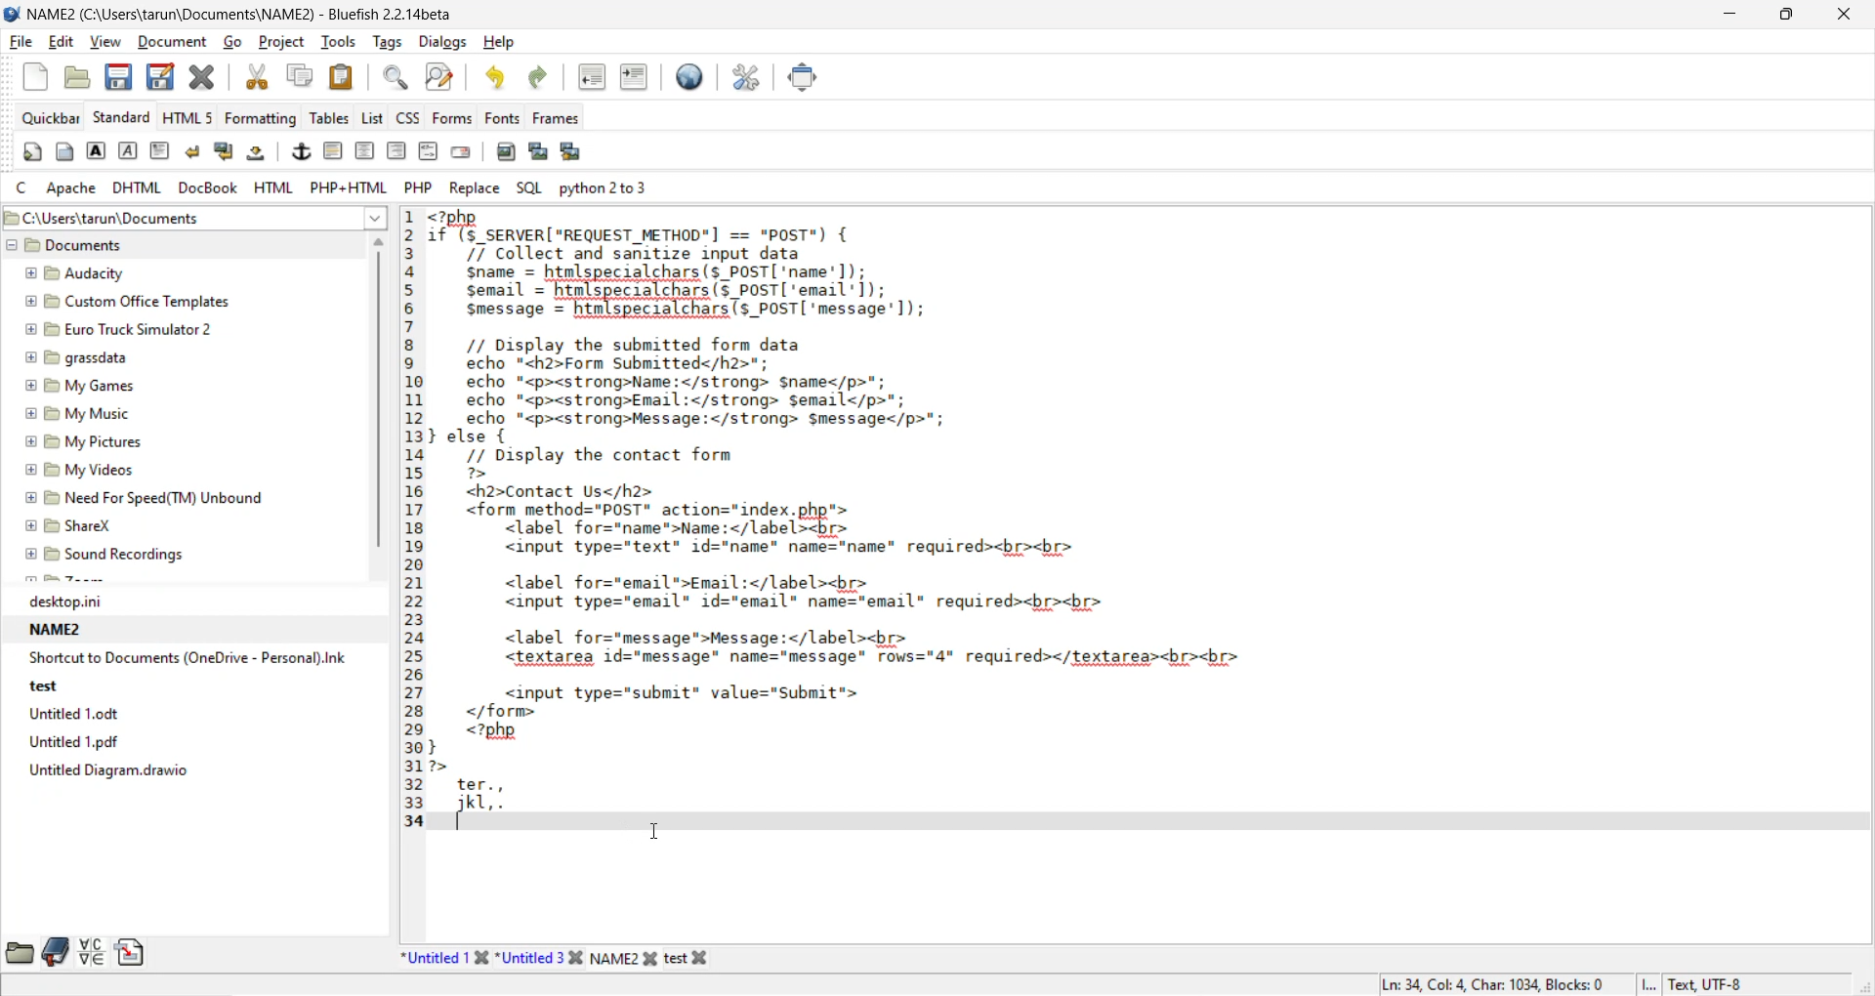  What do you see at coordinates (134, 188) in the screenshot?
I see `dhtml` at bounding box center [134, 188].